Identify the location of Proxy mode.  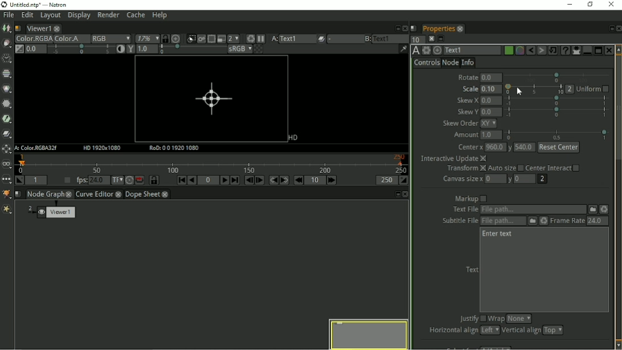
(222, 39).